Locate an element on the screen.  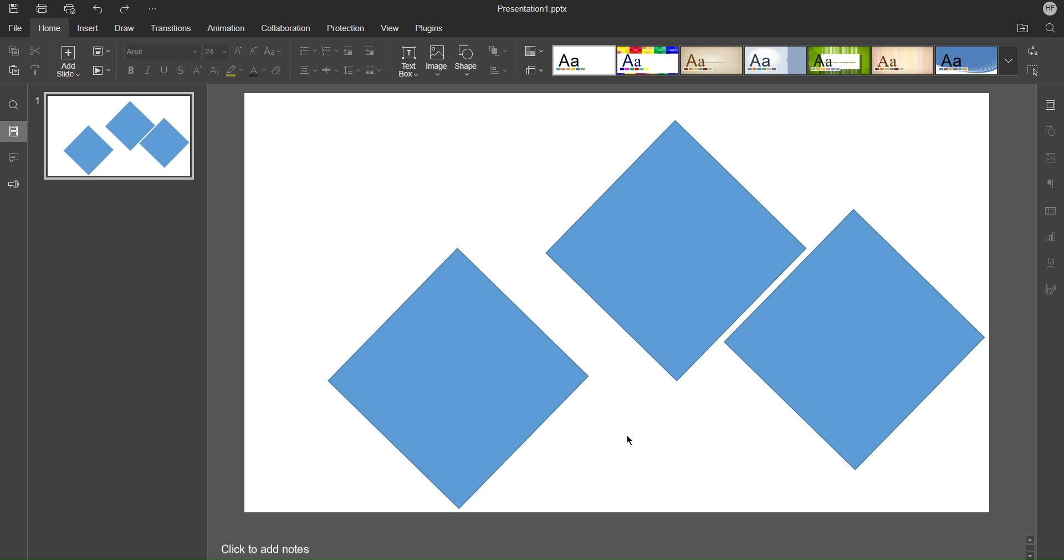
Undo is located at coordinates (100, 9).